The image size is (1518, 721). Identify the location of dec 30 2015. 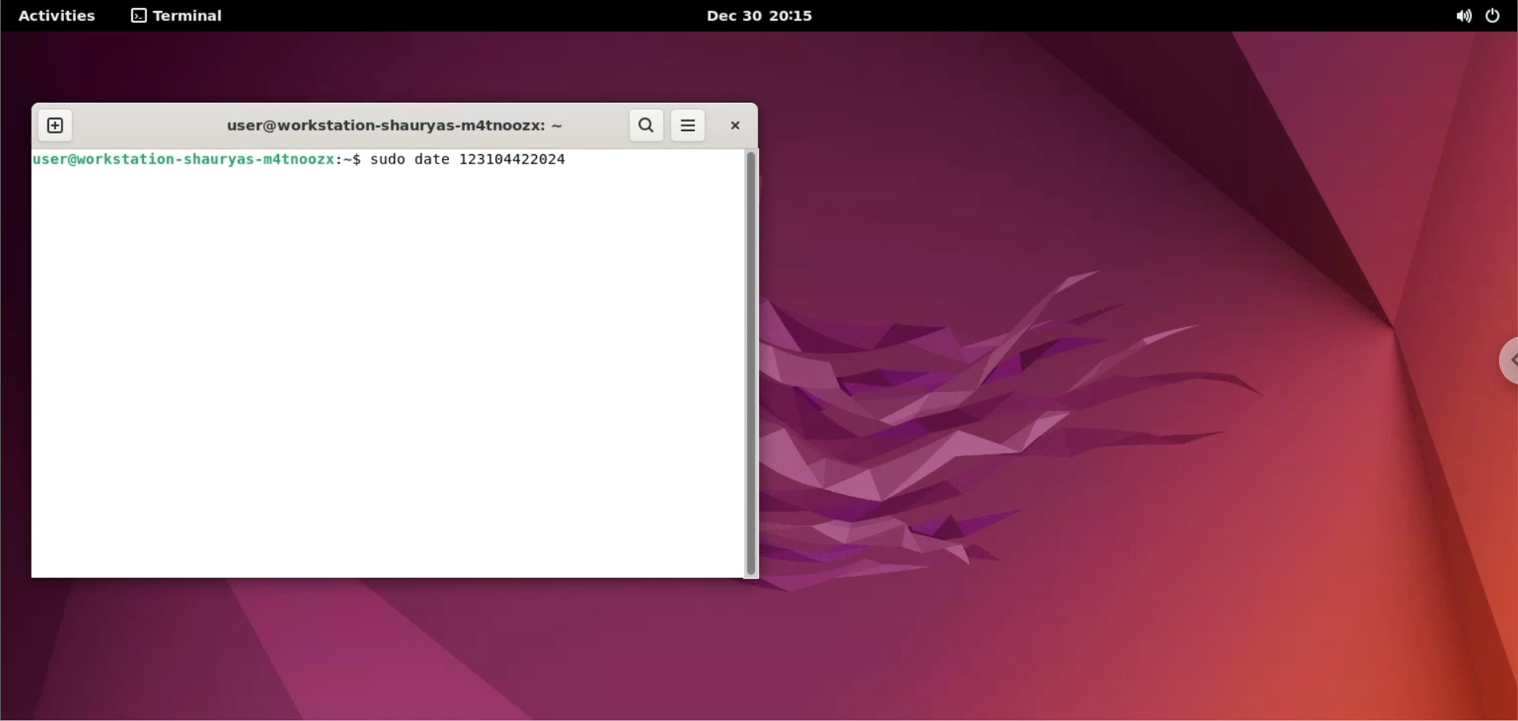
(765, 16).